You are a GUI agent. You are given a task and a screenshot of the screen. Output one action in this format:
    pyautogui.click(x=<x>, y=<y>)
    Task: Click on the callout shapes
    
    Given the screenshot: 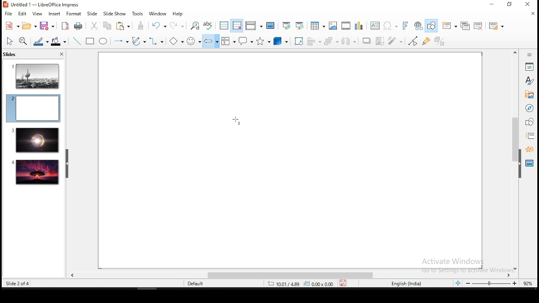 What is the action you would take?
    pyautogui.click(x=247, y=42)
    